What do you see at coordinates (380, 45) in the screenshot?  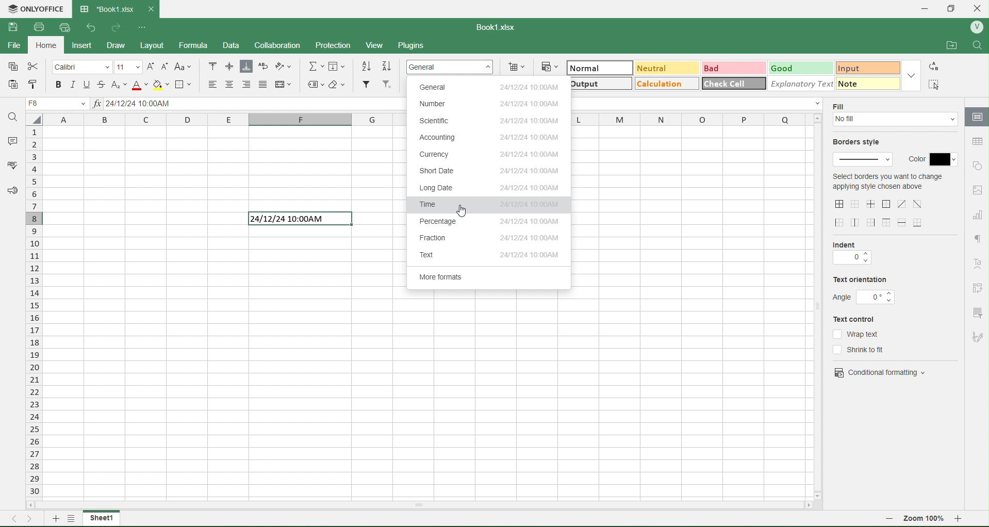 I see `View` at bounding box center [380, 45].